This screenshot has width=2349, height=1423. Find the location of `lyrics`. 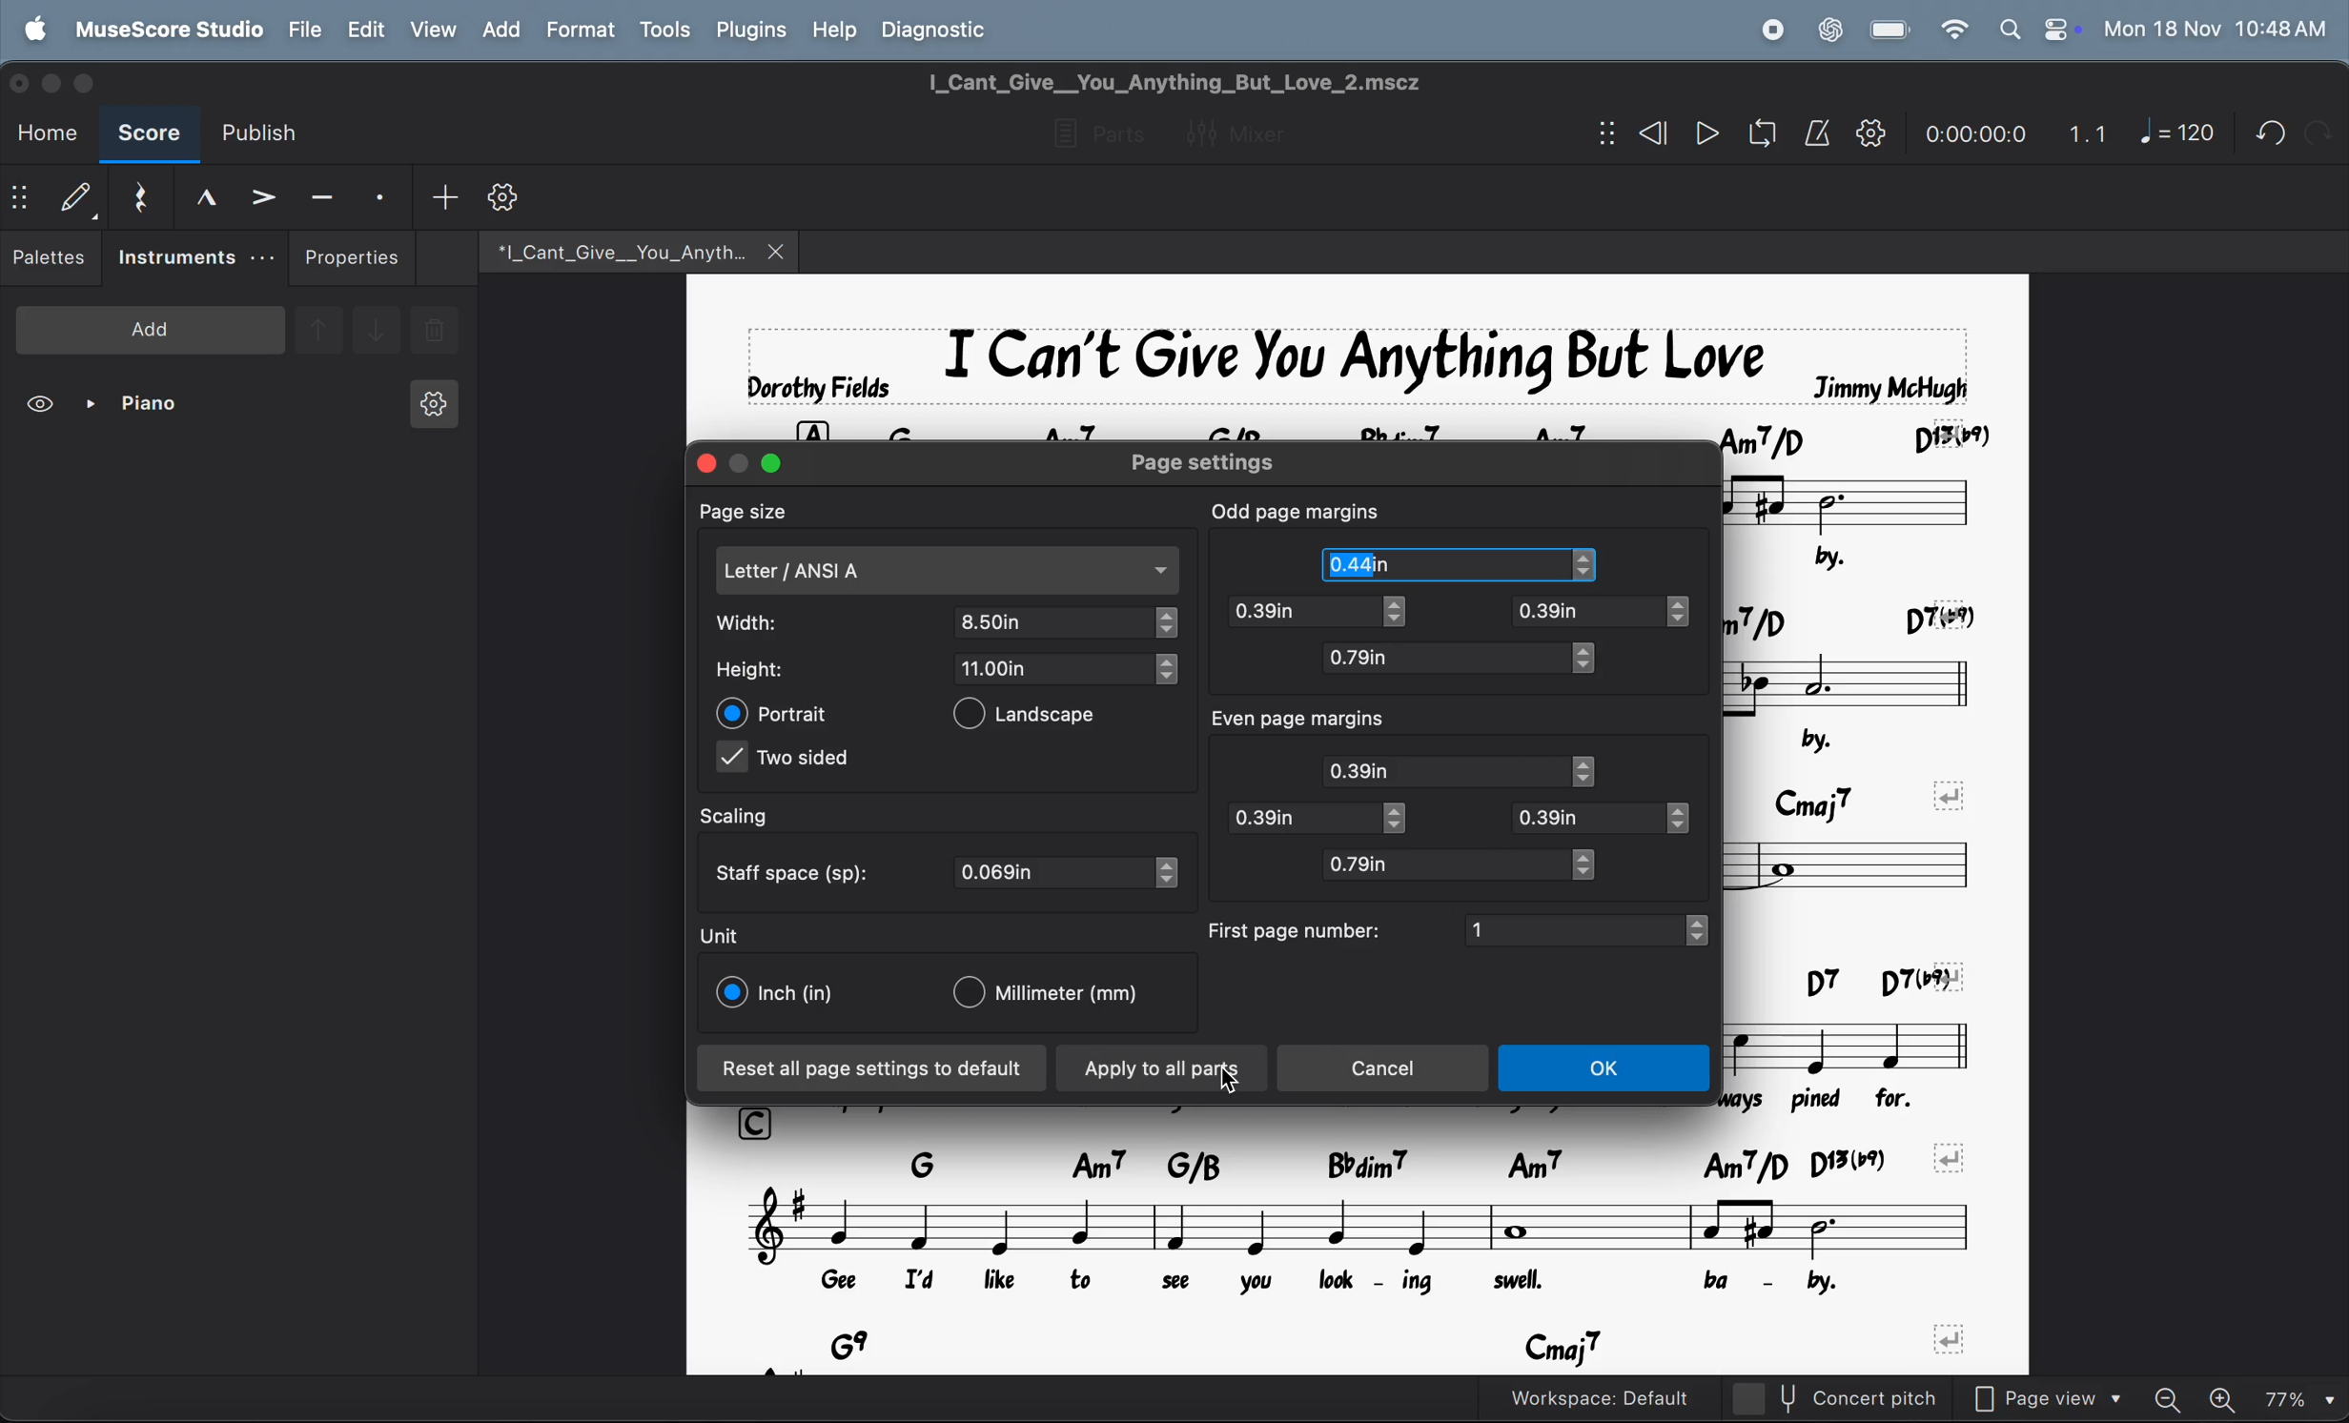

lyrics is located at coordinates (1826, 734).